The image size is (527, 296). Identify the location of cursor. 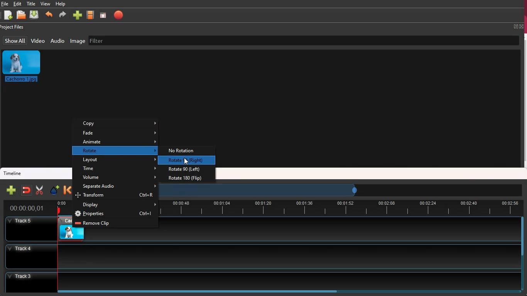
(189, 161).